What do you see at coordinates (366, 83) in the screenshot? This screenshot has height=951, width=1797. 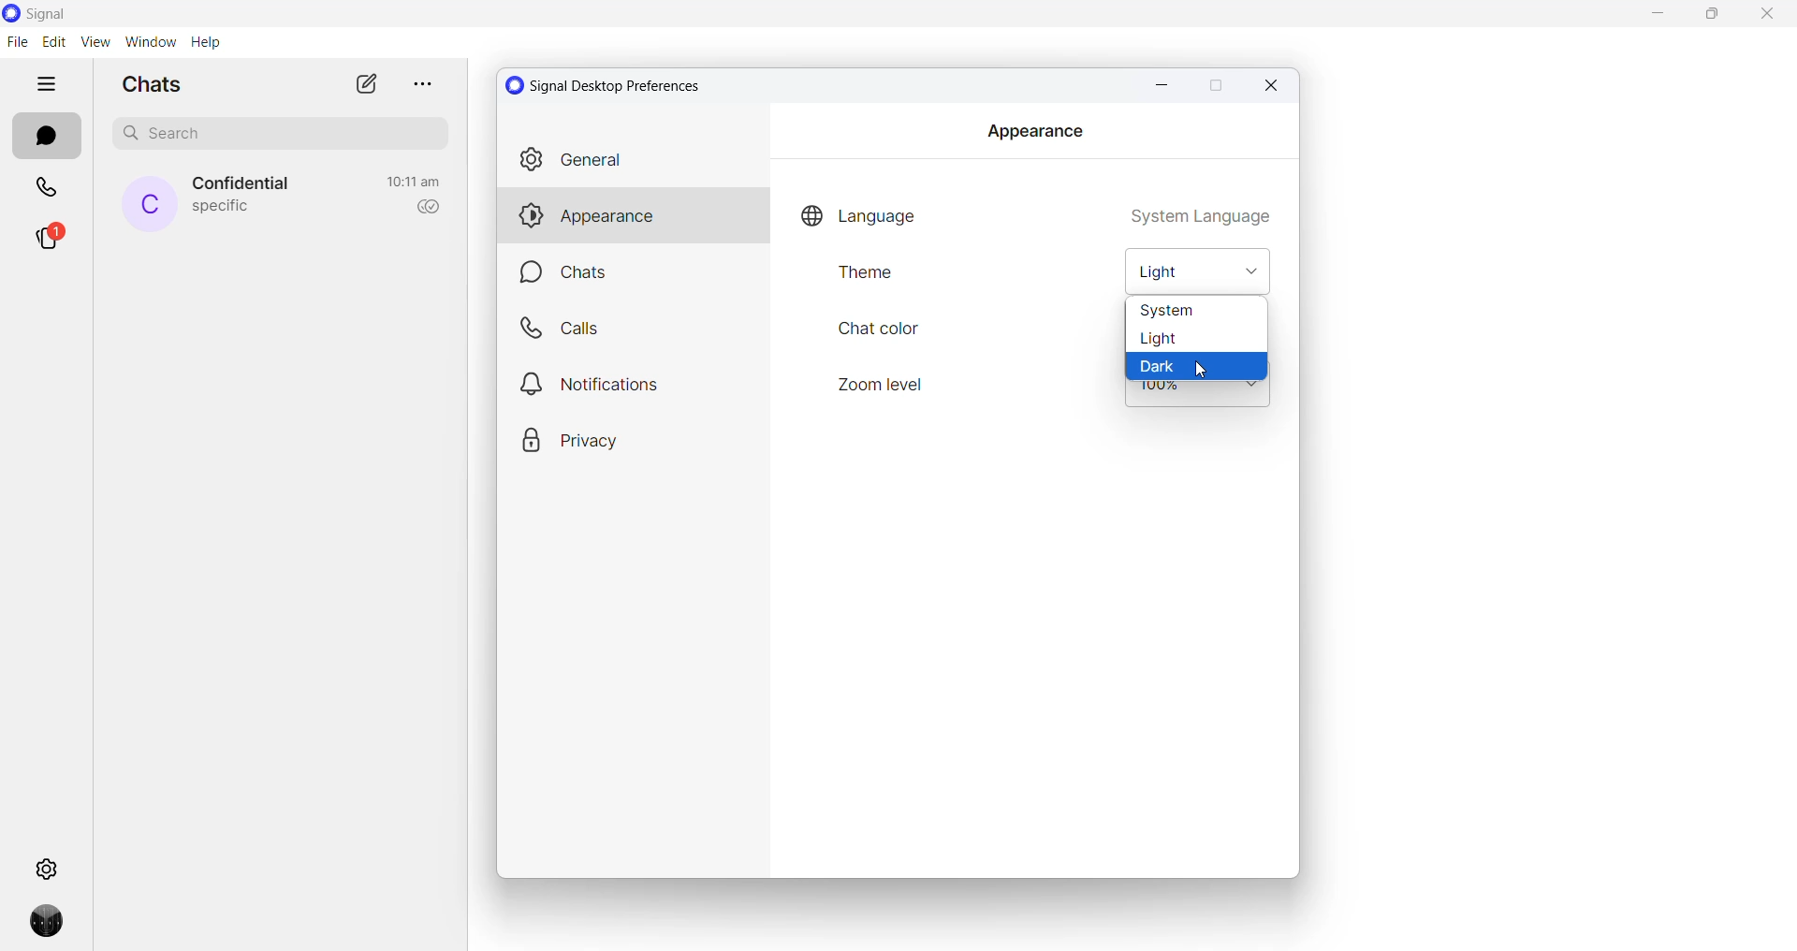 I see `new chat` at bounding box center [366, 83].